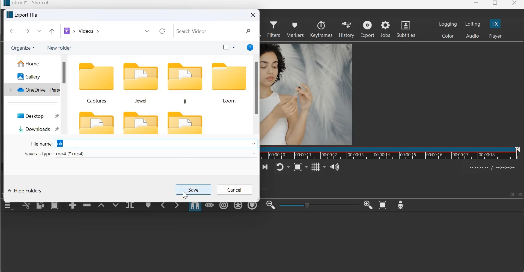 The image size is (524, 272). Describe the element at coordinates (148, 31) in the screenshot. I see `Previous locations` at that location.